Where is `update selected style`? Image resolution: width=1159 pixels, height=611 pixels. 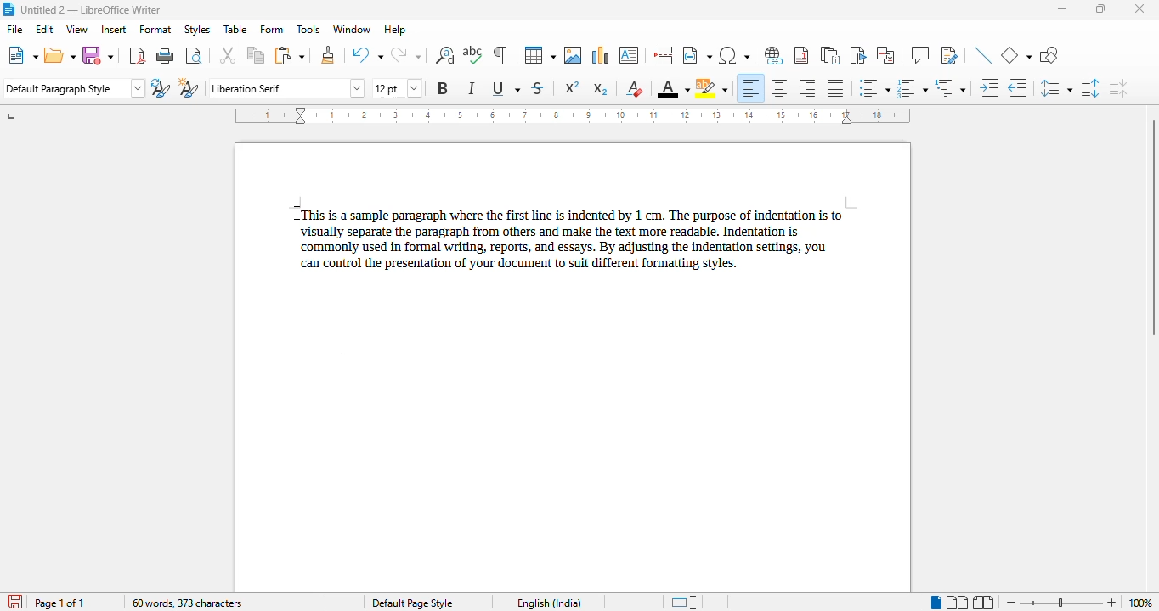 update selected style is located at coordinates (161, 87).